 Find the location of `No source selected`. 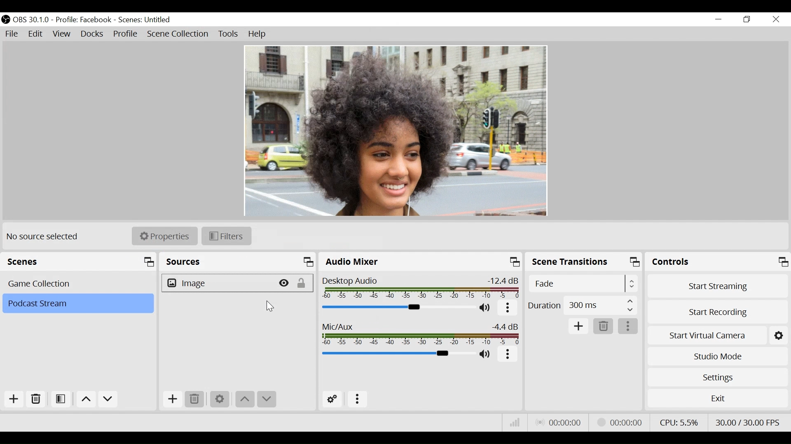

No source selected is located at coordinates (48, 237).